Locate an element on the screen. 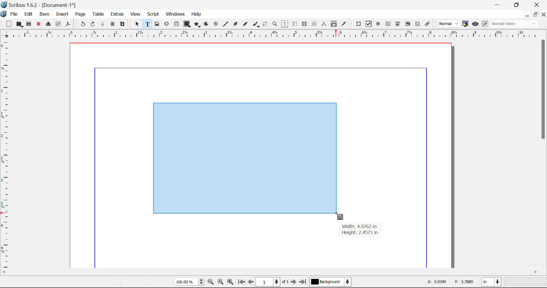  Close is located at coordinates (544, 14).